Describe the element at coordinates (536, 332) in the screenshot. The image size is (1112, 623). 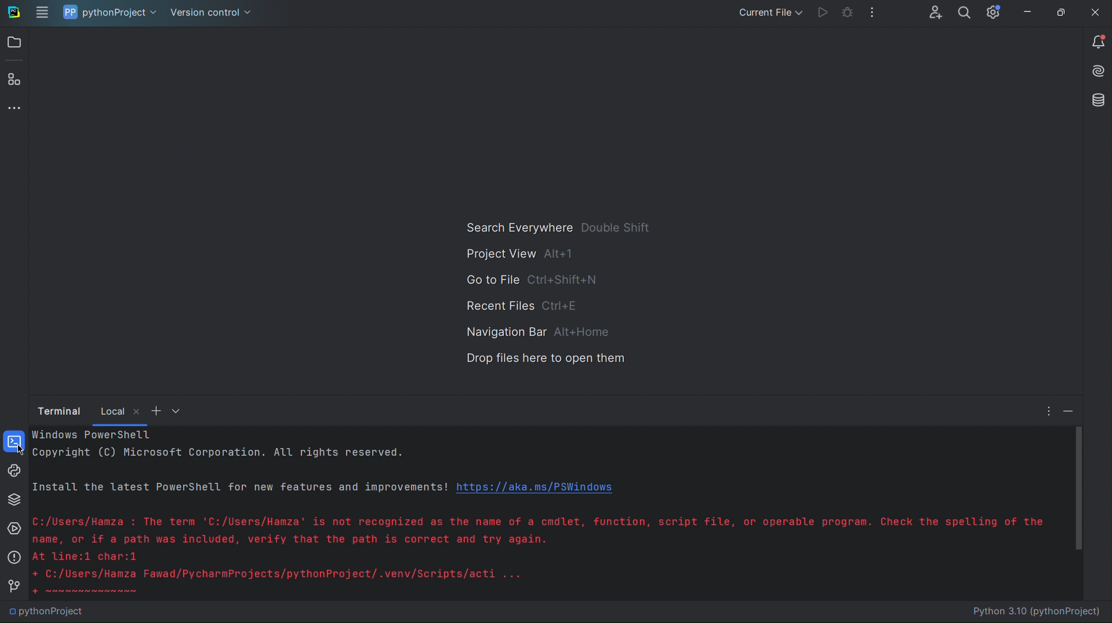
I see `Navigation Bar` at that location.